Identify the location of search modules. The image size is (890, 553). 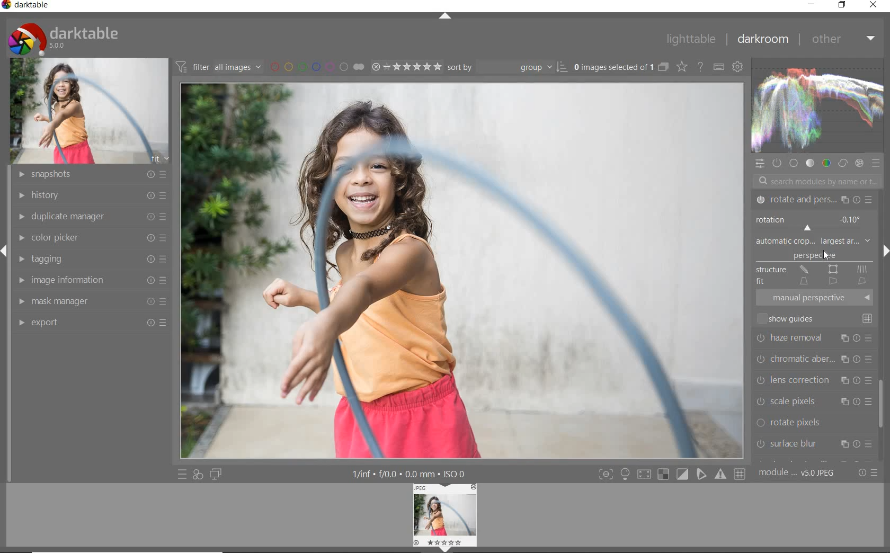
(814, 182).